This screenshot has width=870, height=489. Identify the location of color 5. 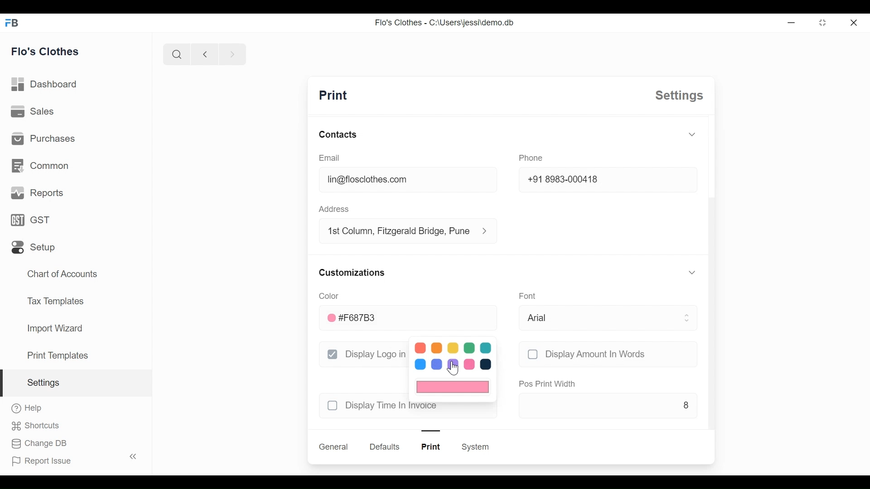
(486, 348).